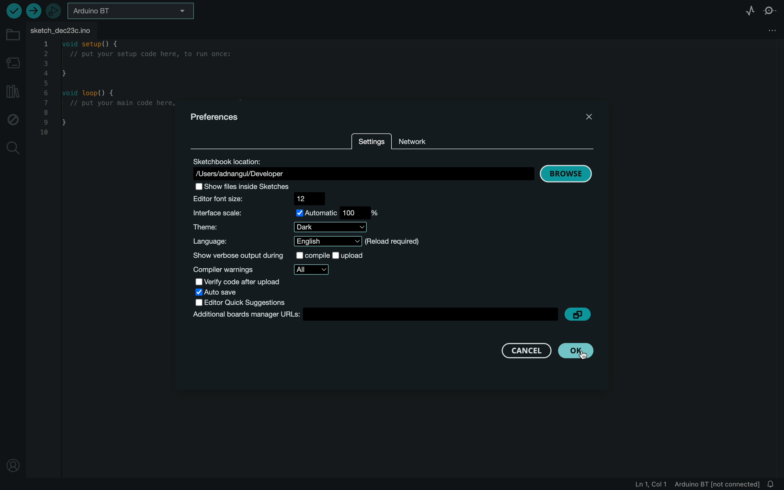 The height and width of the screenshot is (490, 784). I want to click on run, so click(14, 11).